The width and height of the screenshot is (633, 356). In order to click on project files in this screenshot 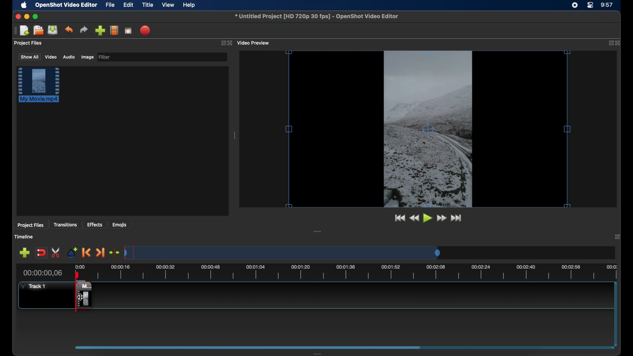, I will do `click(30, 225)`.